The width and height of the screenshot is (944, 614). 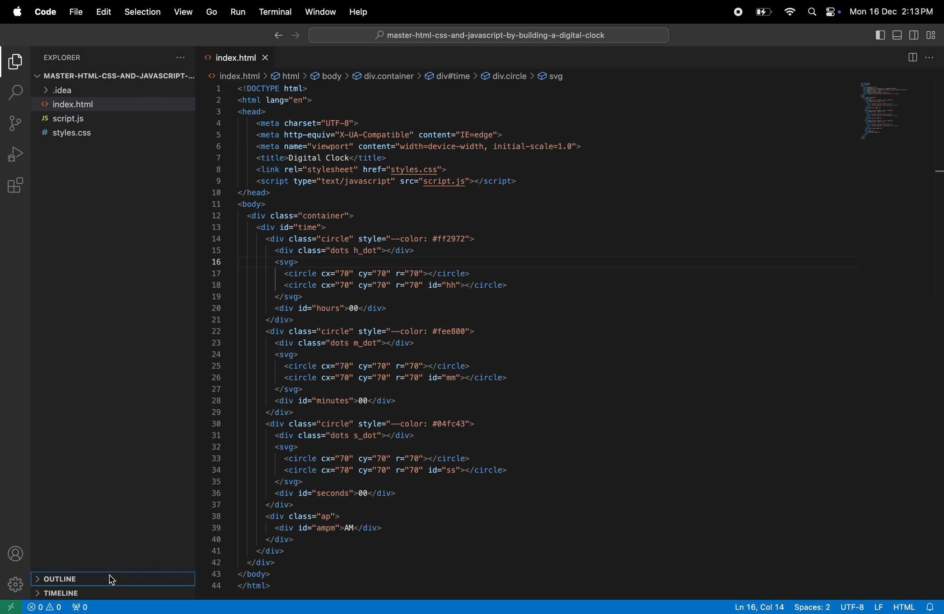 What do you see at coordinates (14, 584) in the screenshot?
I see `settings` at bounding box center [14, 584].